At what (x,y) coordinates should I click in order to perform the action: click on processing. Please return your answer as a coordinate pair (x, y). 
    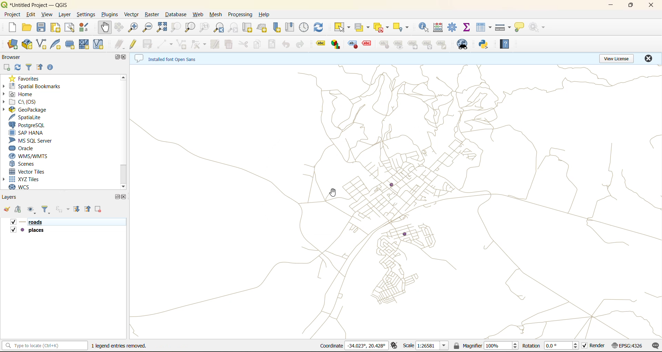
    Looking at the image, I should click on (240, 14).